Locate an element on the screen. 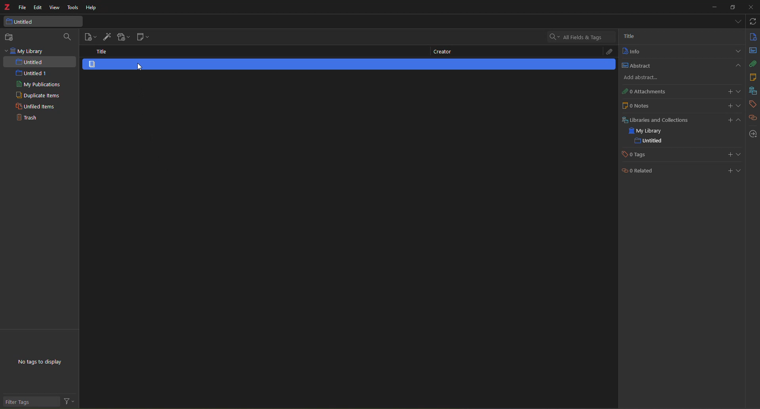  attach is located at coordinates (607, 52).